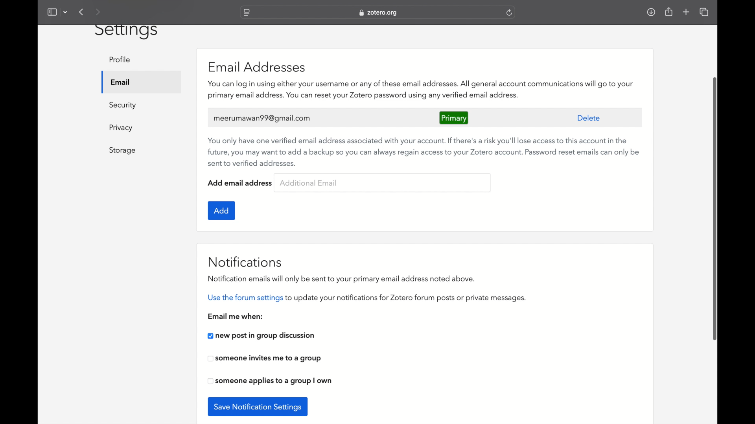  Describe the element at coordinates (258, 406) in the screenshot. I see `save notification settings` at that location.